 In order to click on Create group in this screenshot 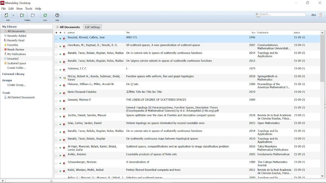, I will do `click(17, 85)`.